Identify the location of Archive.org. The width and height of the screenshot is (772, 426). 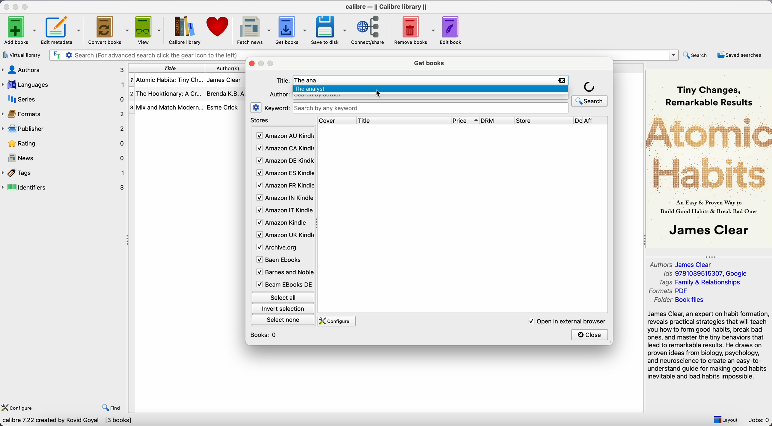
(283, 248).